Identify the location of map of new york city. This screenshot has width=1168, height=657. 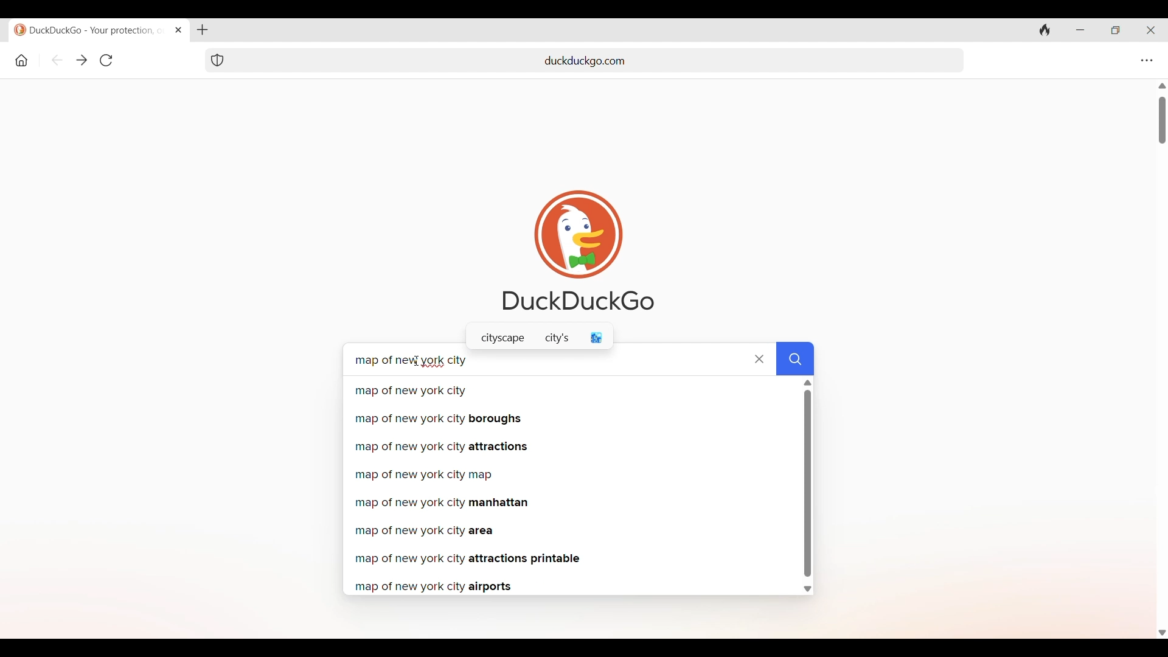
(571, 391).